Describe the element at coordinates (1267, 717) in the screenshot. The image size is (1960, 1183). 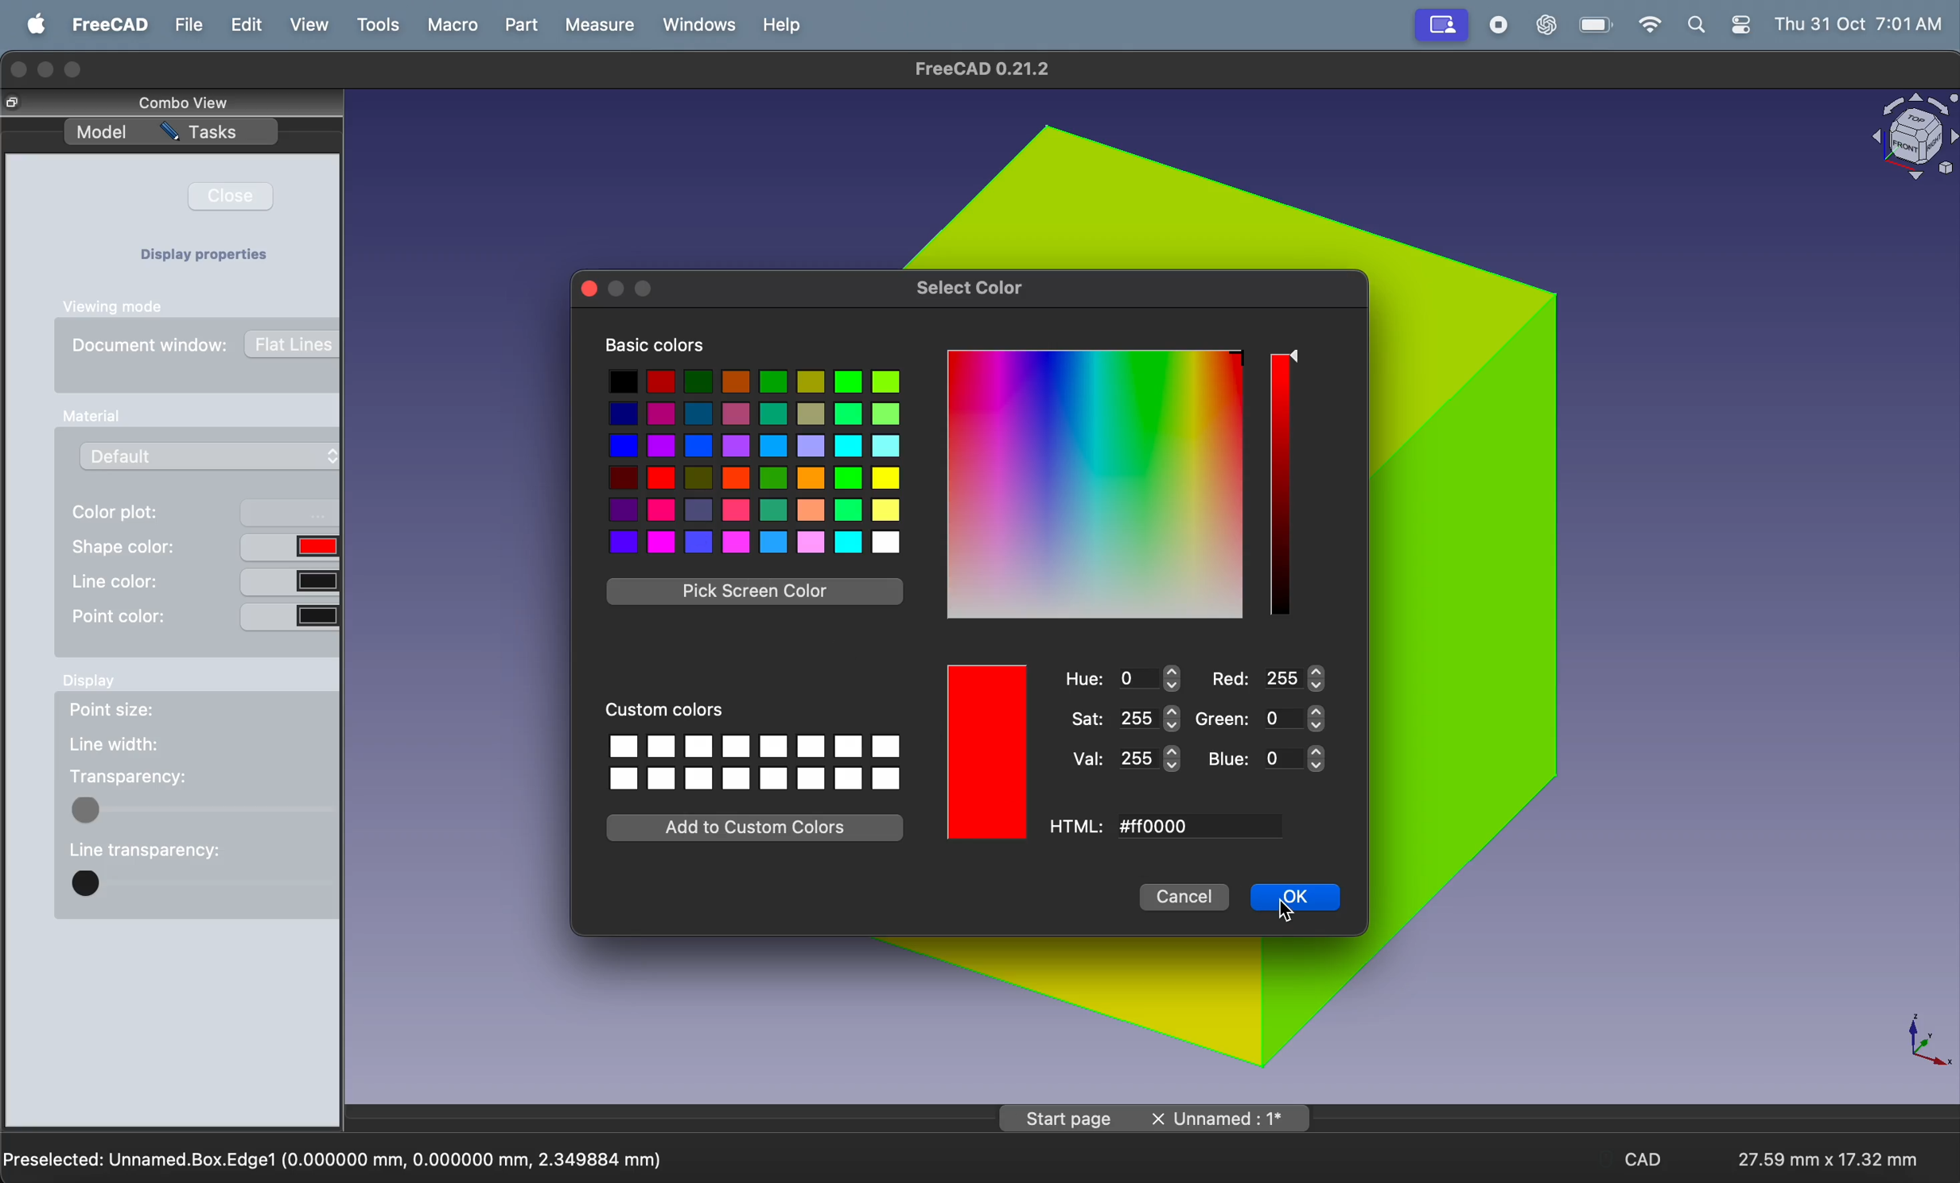
I see `green` at that location.